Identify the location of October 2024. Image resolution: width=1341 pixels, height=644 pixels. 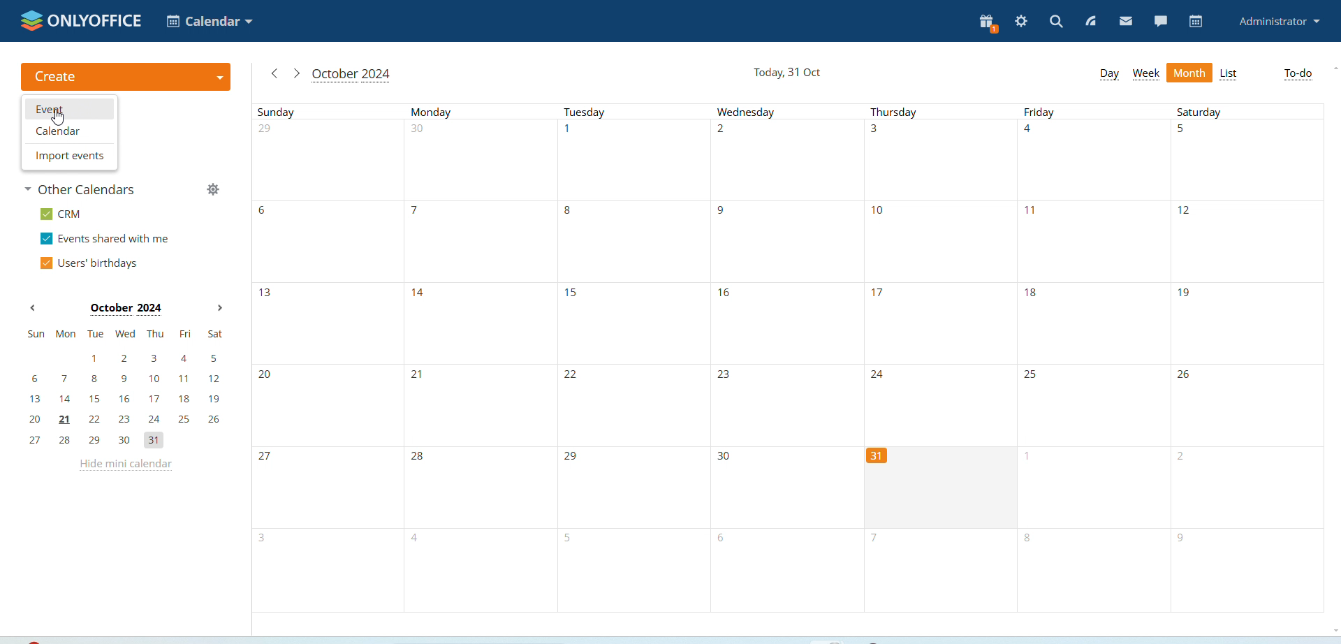
(119, 308).